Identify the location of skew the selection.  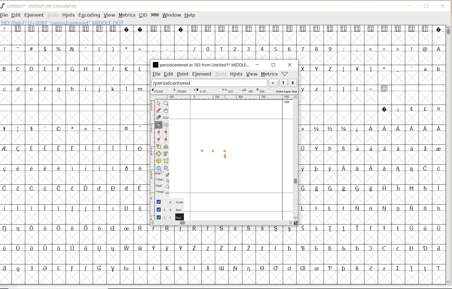
(166, 153).